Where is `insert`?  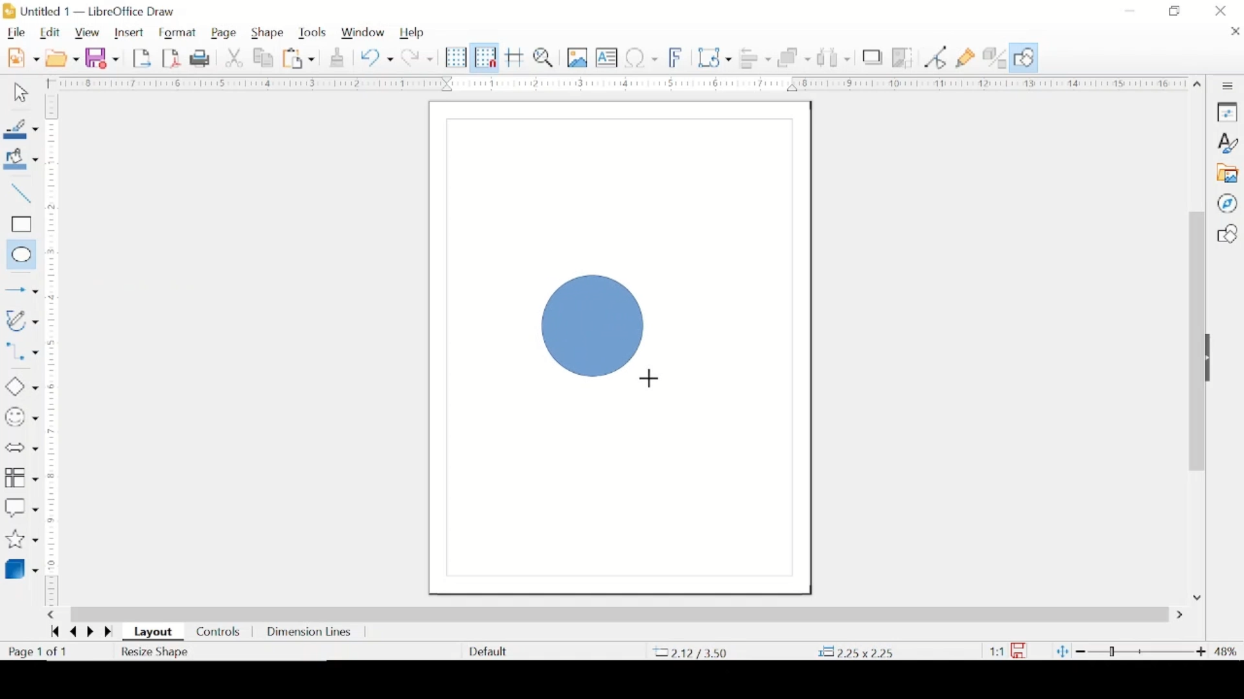
insert is located at coordinates (132, 32).